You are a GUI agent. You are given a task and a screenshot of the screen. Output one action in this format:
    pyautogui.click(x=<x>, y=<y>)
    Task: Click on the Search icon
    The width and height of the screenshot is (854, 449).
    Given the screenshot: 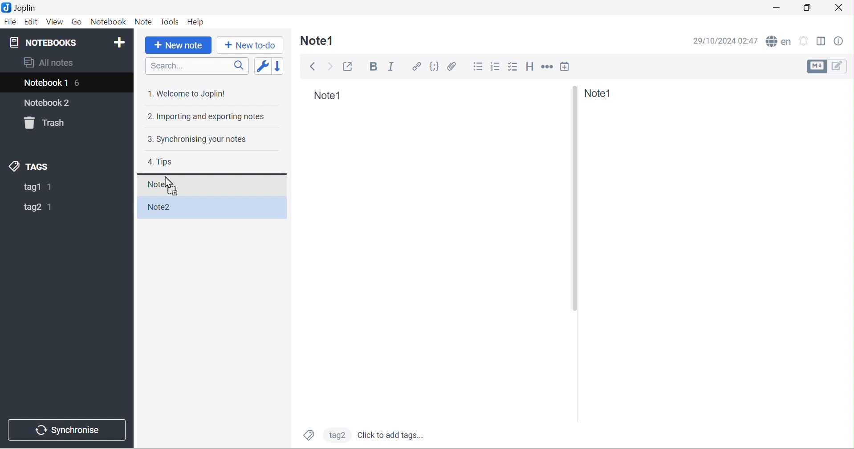 What is the action you would take?
    pyautogui.click(x=238, y=66)
    